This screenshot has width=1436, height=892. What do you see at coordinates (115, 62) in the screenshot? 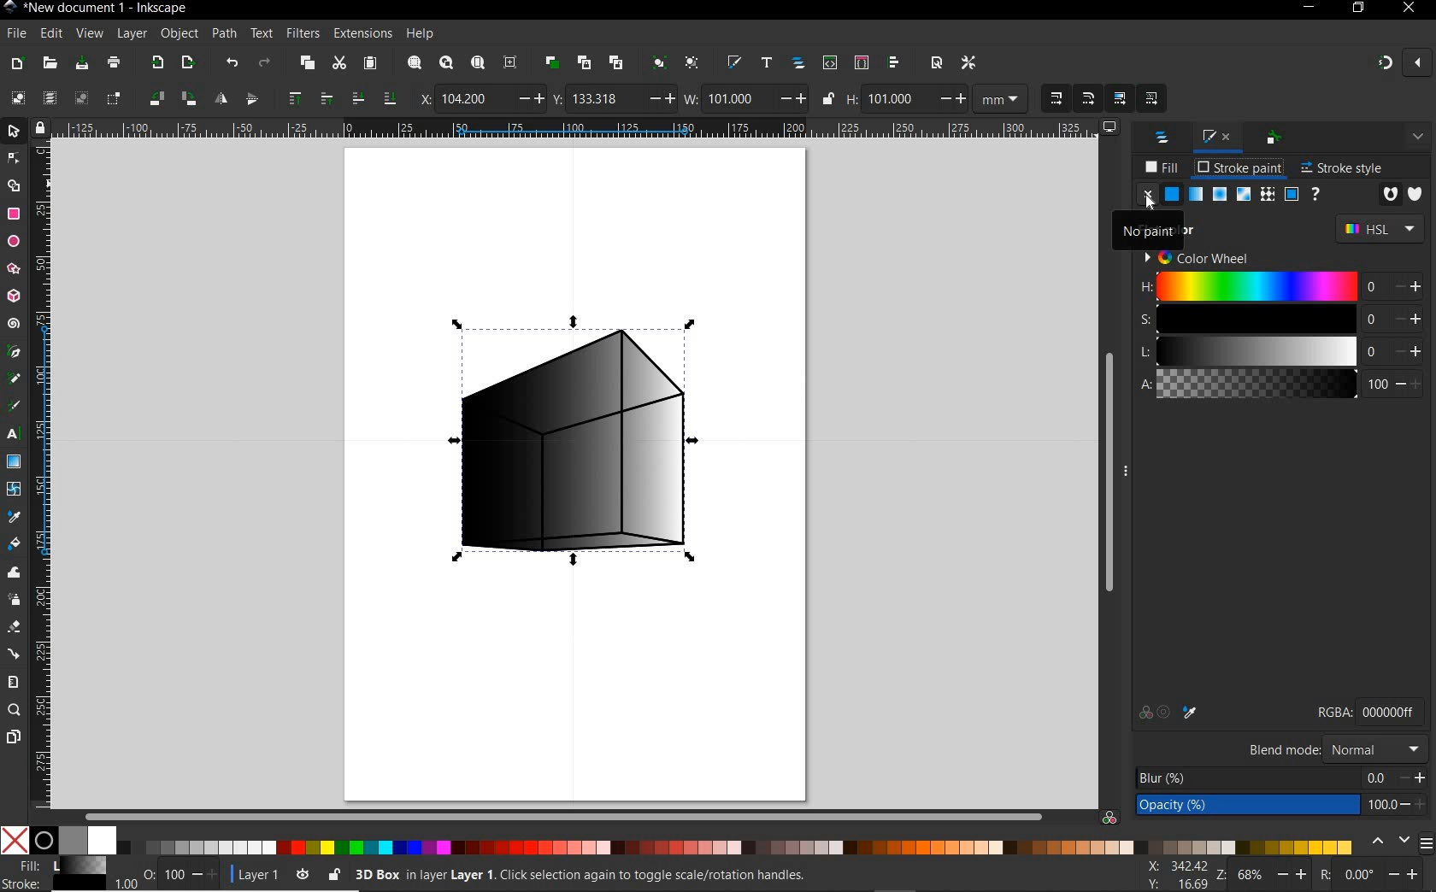
I see `PRINT` at bounding box center [115, 62].